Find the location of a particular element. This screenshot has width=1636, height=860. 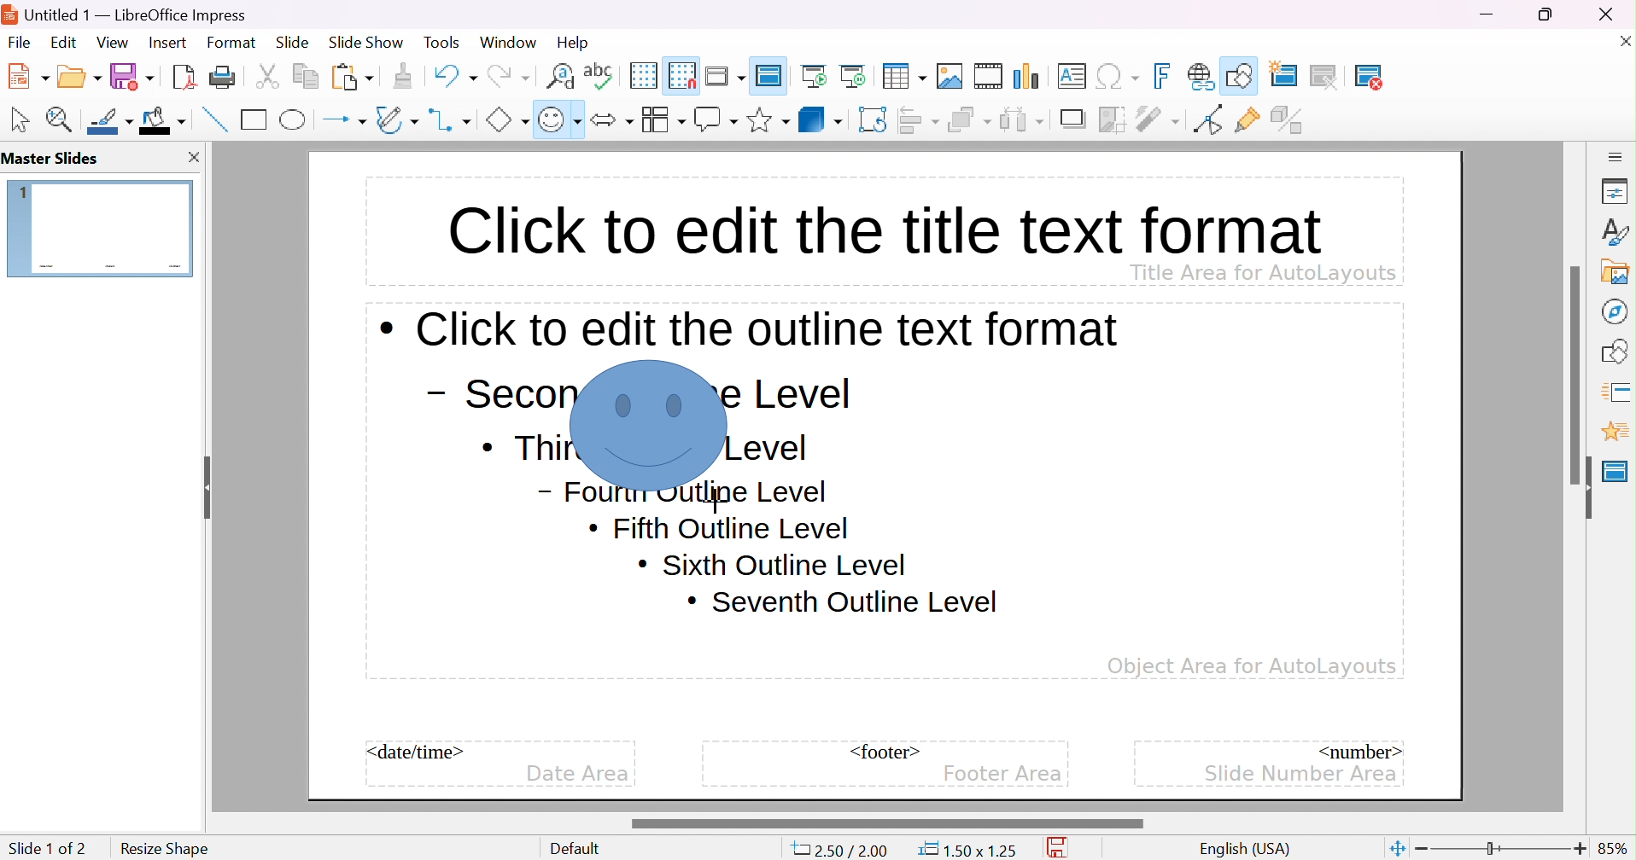

print is located at coordinates (222, 76).